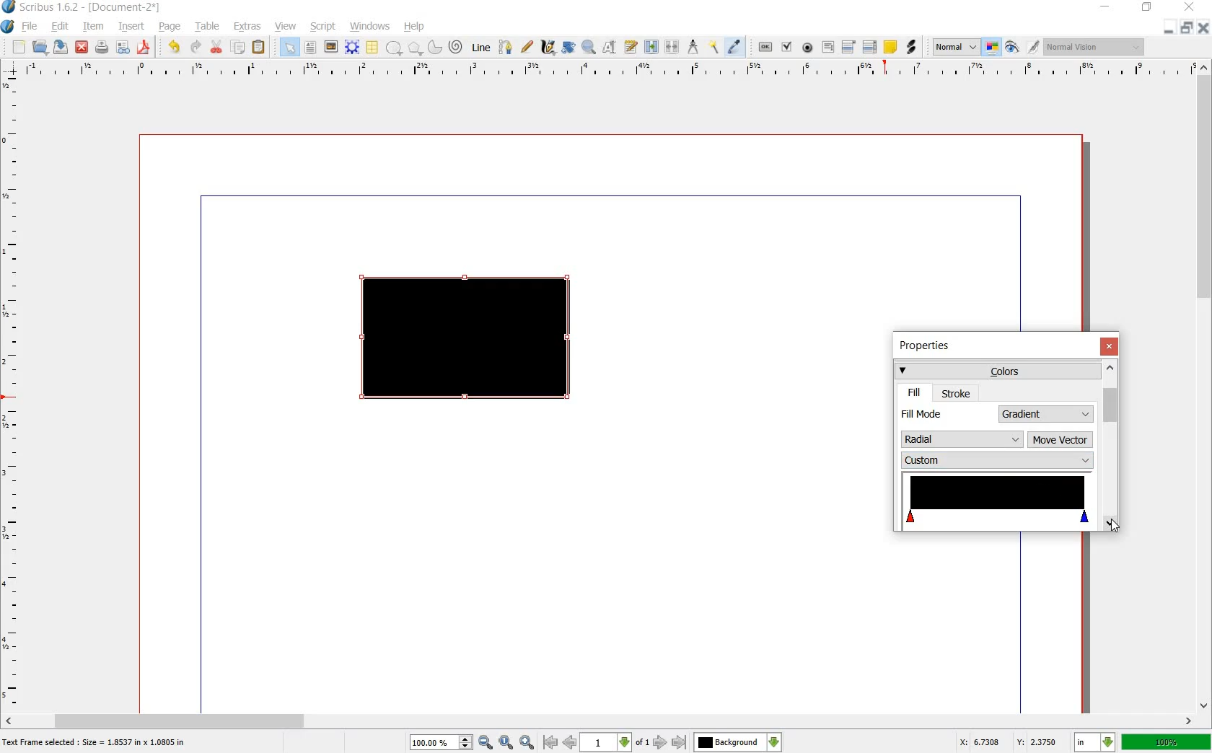 This screenshot has height=753, width=1212. What do you see at coordinates (289, 47) in the screenshot?
I see `select item` at bounding box center [289, 47].